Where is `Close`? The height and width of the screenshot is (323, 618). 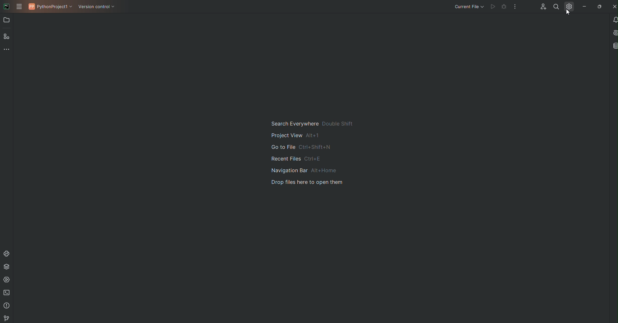 Close is located at coordinates (613, 6).